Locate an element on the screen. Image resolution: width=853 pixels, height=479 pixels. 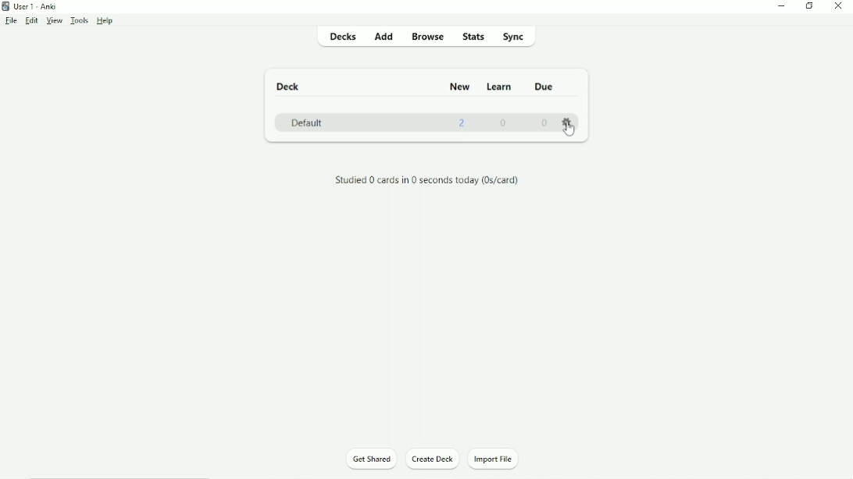
Browse is located at coordinates (429, 38).